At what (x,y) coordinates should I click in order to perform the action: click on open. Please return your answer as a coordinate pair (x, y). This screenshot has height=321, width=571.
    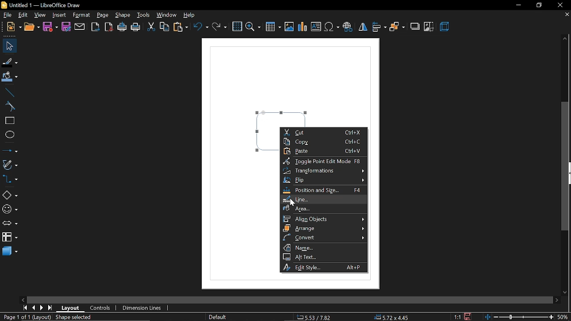
    Looking at the image, I should click on (33, 27).